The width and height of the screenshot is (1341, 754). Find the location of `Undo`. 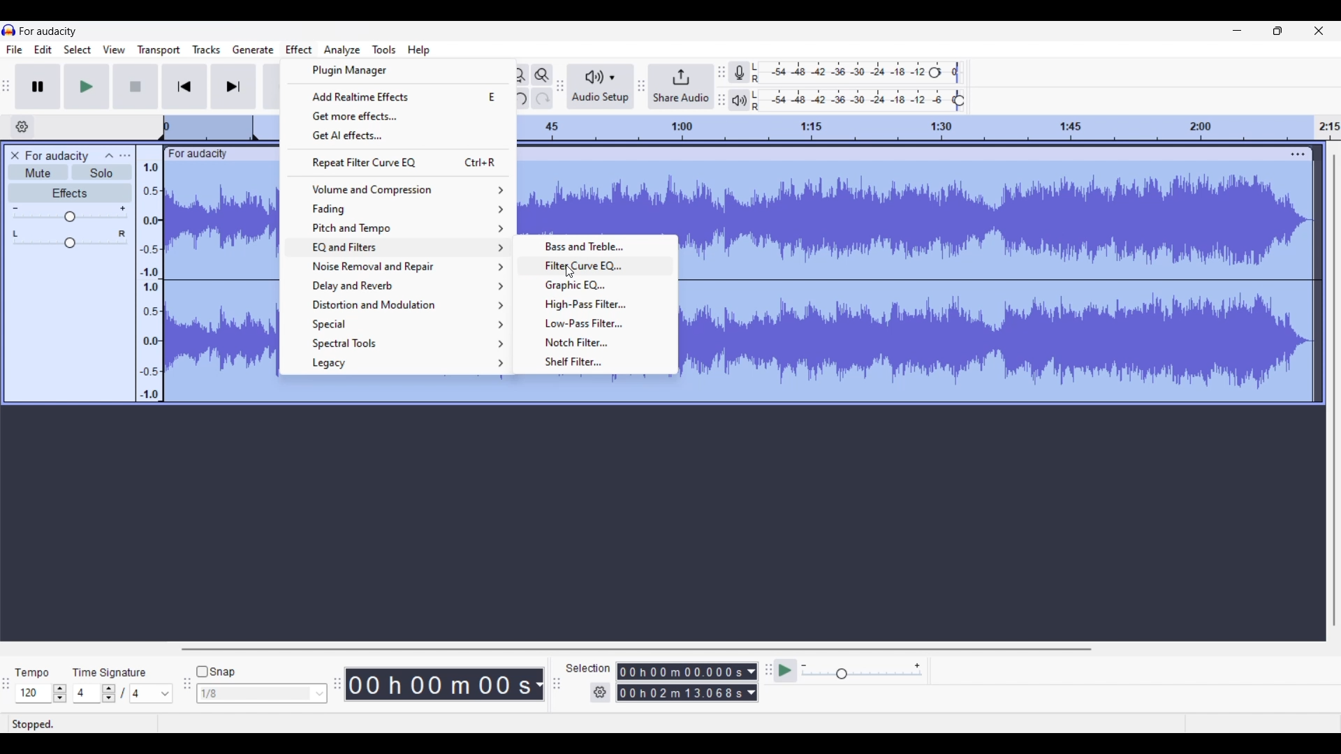

Undo is located at coordinates (518, 98).